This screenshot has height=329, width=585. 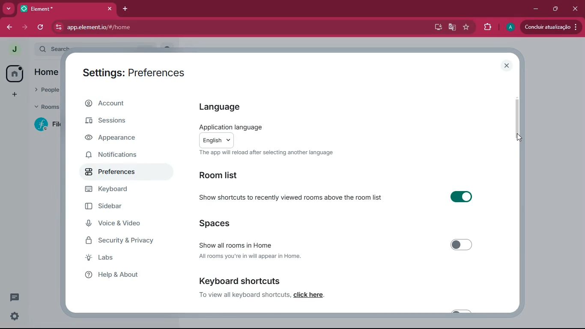 What do you see at coordinates (9, 27) in the screenshot?
I see `back` at bounding box center [9, 27].